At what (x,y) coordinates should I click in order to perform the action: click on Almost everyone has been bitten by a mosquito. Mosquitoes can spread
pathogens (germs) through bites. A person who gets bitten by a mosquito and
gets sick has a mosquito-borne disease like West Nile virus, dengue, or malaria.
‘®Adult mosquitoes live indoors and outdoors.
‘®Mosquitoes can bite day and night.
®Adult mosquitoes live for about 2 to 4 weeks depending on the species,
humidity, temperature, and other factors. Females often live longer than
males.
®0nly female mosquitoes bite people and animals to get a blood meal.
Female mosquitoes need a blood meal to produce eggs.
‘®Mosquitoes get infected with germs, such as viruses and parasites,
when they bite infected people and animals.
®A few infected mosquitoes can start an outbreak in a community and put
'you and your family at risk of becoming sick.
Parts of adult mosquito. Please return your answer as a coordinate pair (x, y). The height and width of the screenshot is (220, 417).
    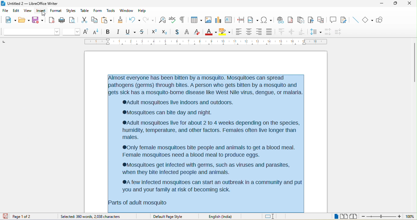
    Looking at the image, I should click on (205, 139).